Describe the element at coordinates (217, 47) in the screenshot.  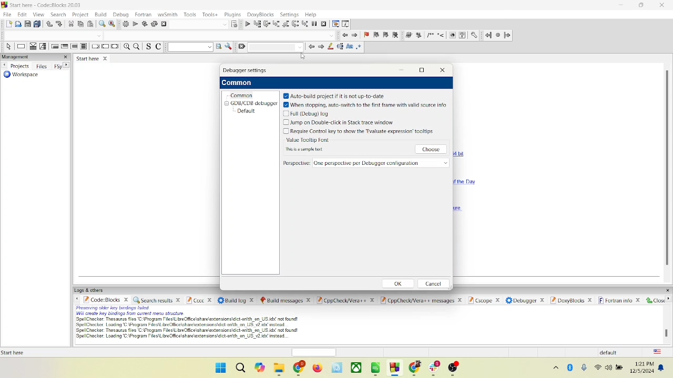
I see `run search` at that location.